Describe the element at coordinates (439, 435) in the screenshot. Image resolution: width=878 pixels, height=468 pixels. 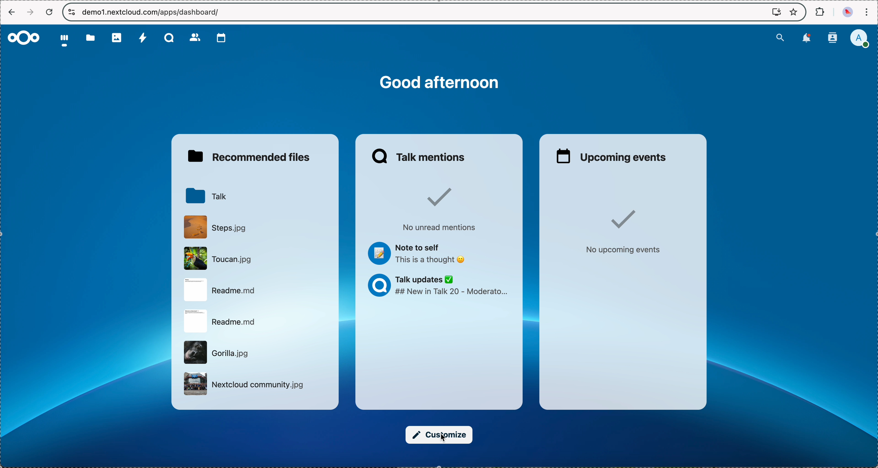
I see `click on customize button` at that location.